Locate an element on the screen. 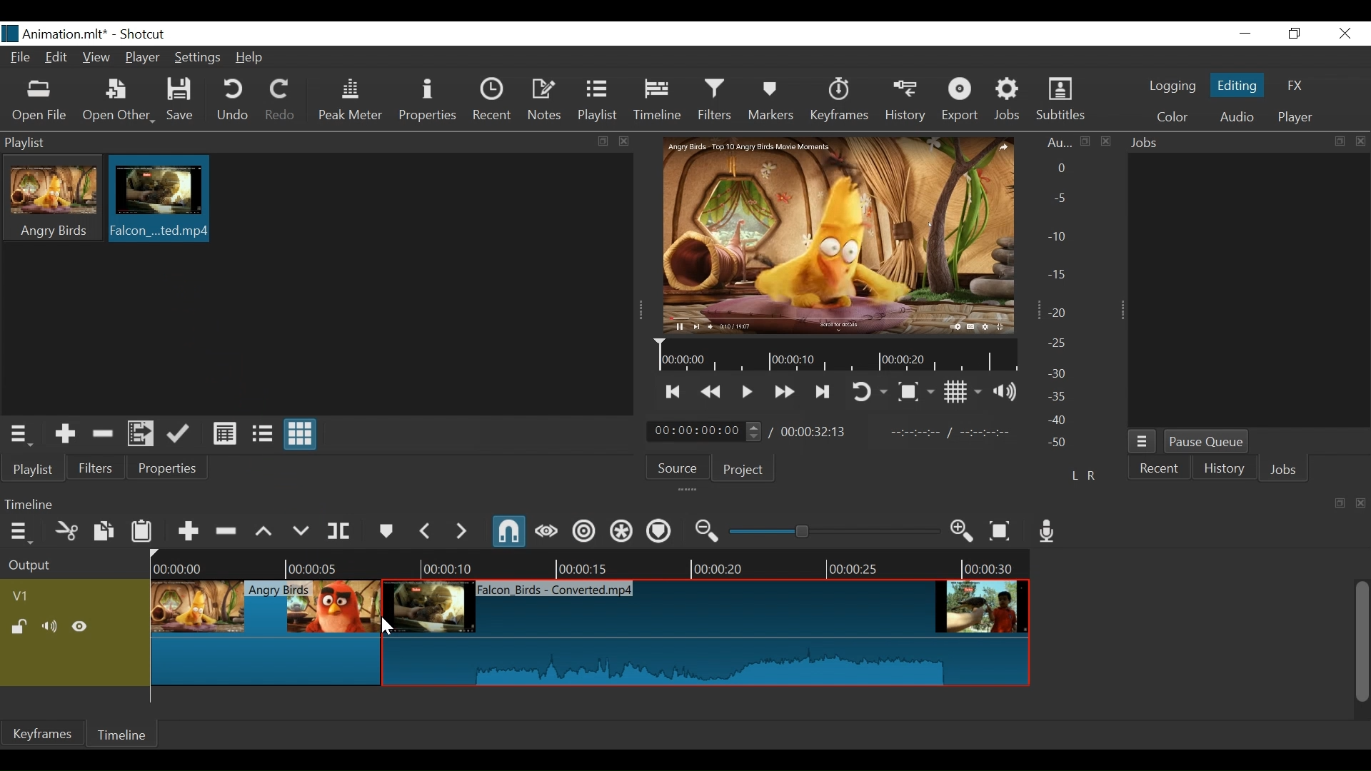 The width and height of the screenshot is (1371, 771). Copy is located at coordinates (104, 530).